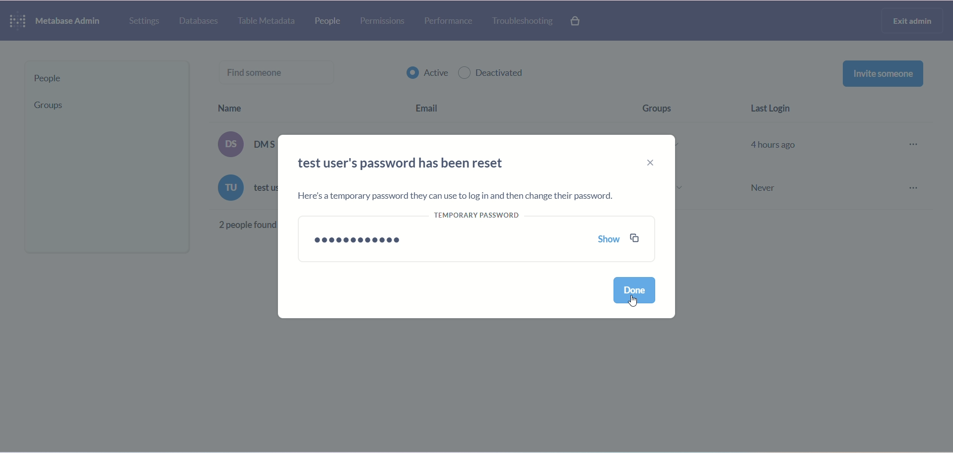  What do you see at coordinates (104, 79) in the screenshot?
I see `people` at bounding box center [104, 79].